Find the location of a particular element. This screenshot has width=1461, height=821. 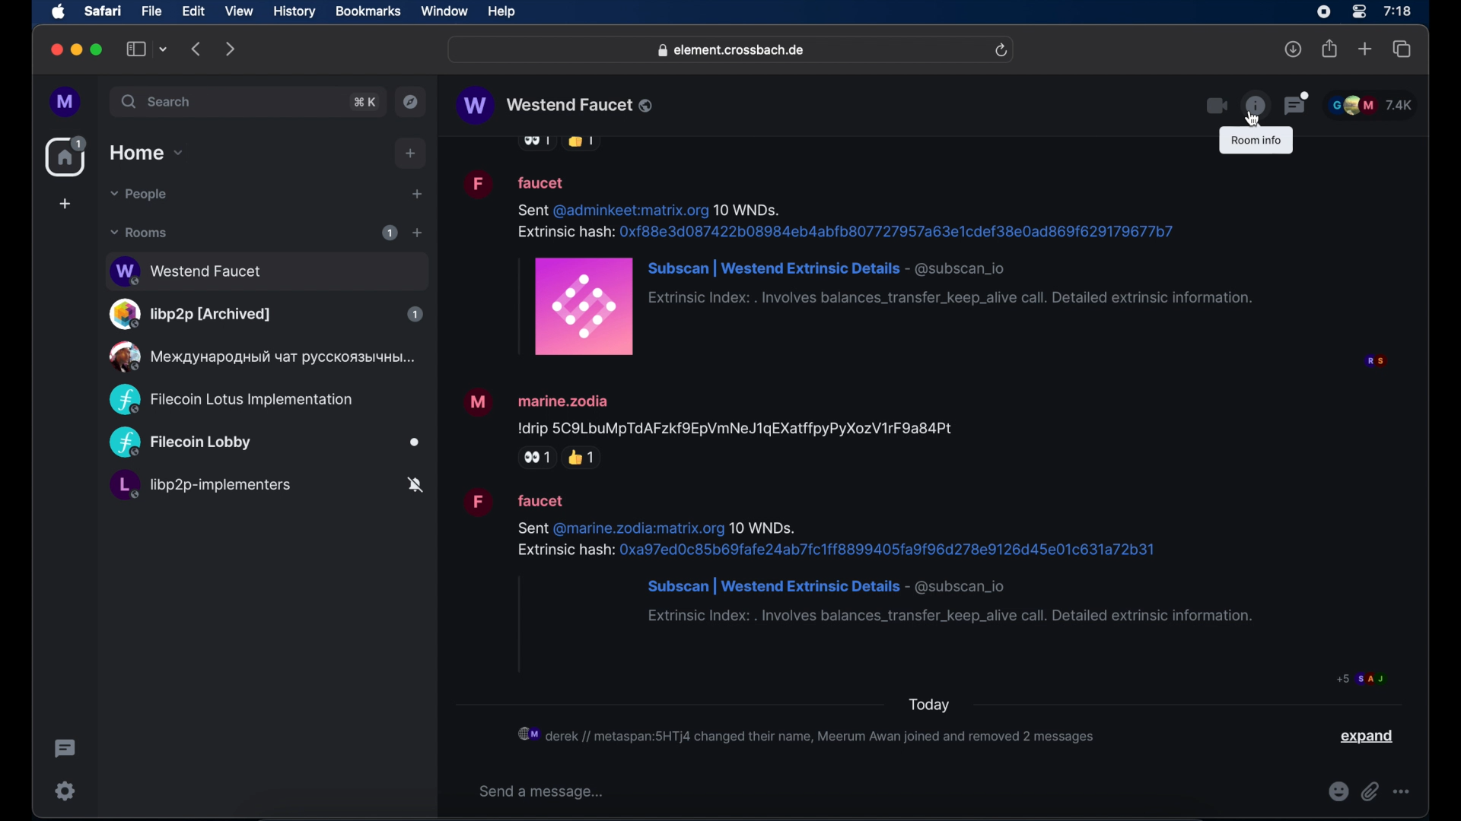

maximize is located at coordinates (98, 49).